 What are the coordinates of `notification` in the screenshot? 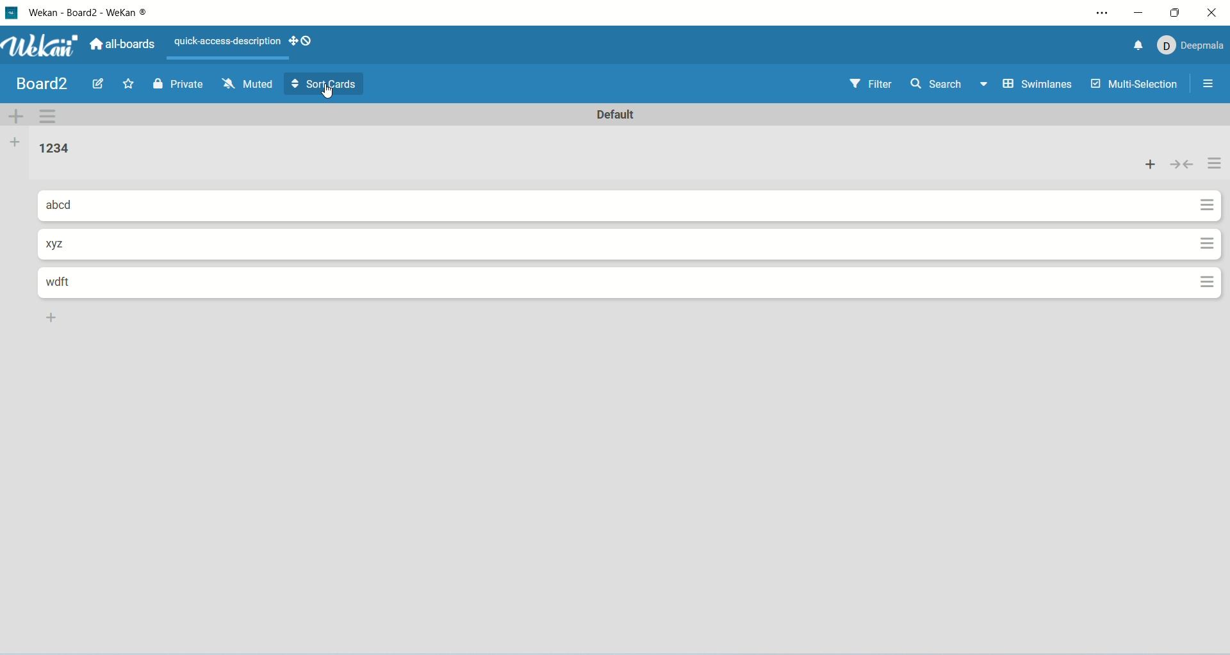 It's located at (1139, 46).